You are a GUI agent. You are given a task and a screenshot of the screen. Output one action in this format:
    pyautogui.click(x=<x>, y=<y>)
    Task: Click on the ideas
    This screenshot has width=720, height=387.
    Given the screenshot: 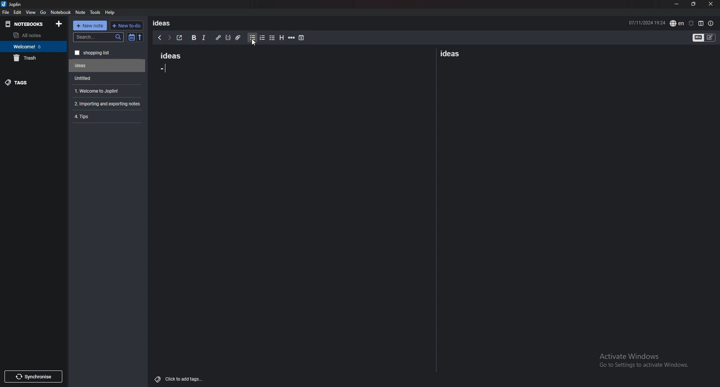 What is the action you would take?
    pyautogui.click(x=449, y=52)
    